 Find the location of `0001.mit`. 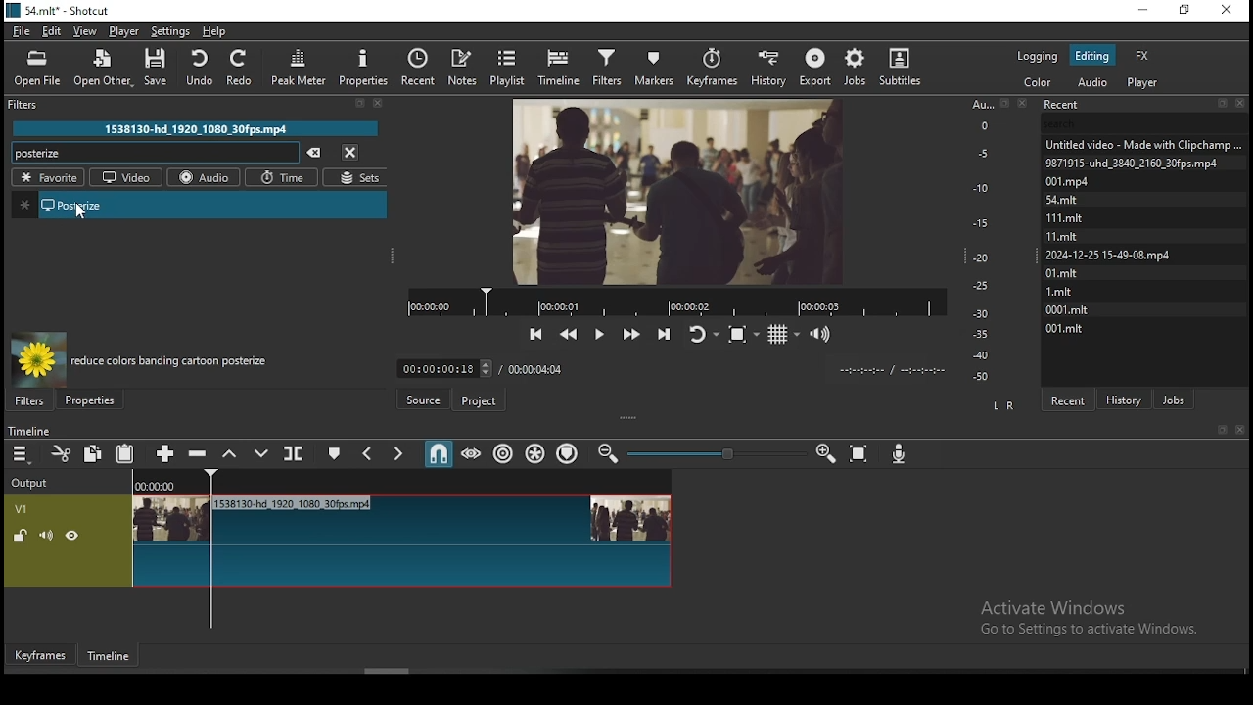

0001.mit is located at coordinates (1071, 308).